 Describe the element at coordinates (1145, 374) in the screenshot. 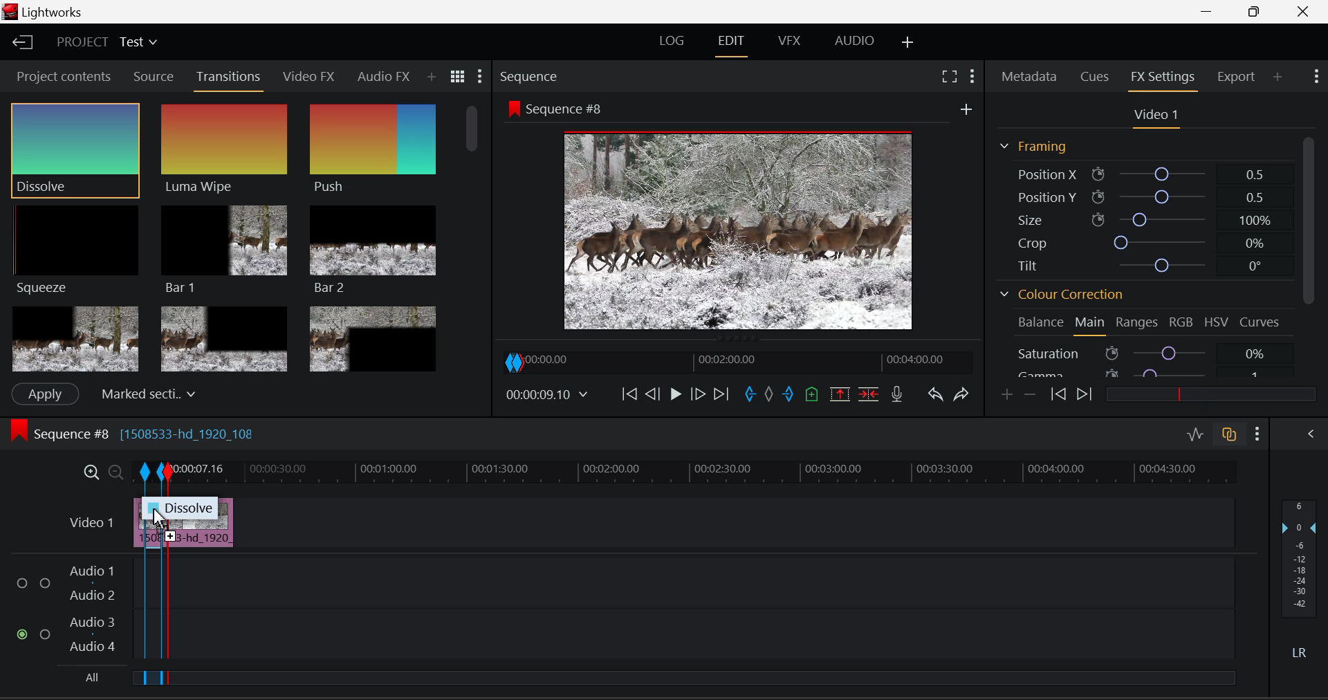

I see `Gamma` at that location.